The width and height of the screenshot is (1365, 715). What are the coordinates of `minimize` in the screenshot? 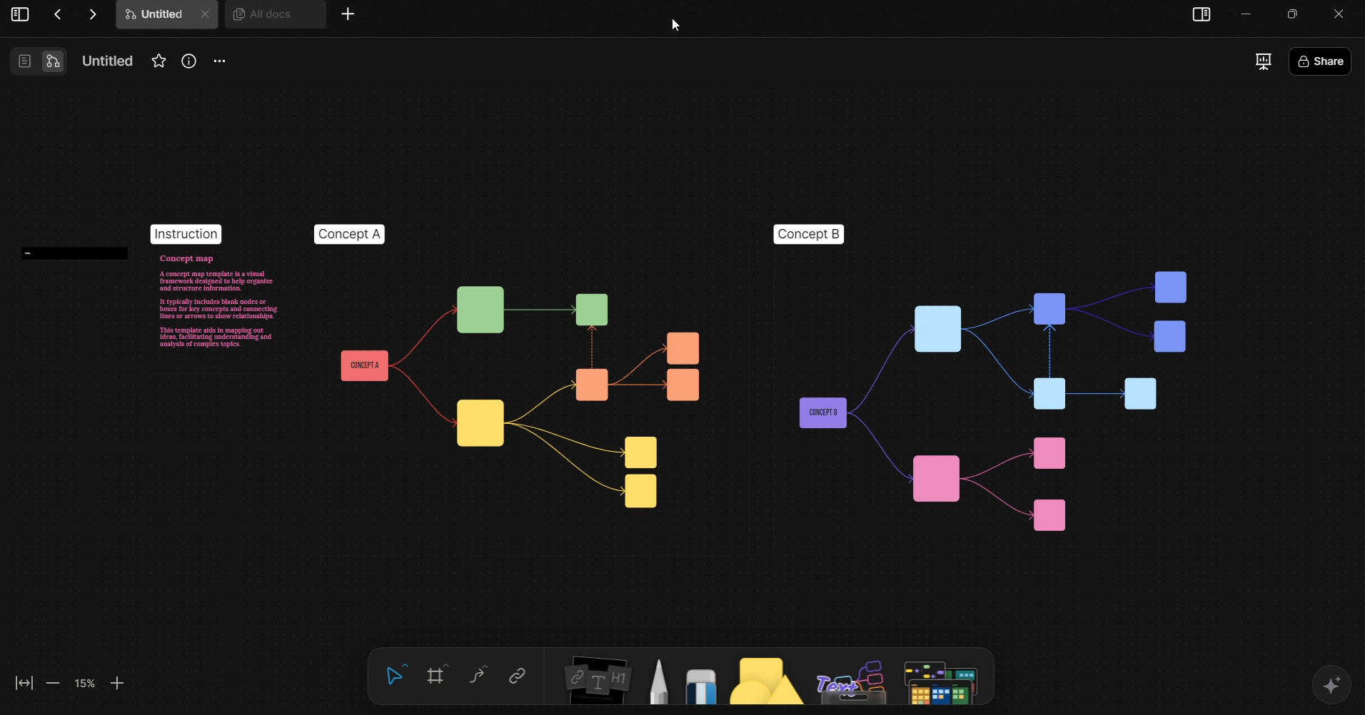 It's located at (1249, 14).